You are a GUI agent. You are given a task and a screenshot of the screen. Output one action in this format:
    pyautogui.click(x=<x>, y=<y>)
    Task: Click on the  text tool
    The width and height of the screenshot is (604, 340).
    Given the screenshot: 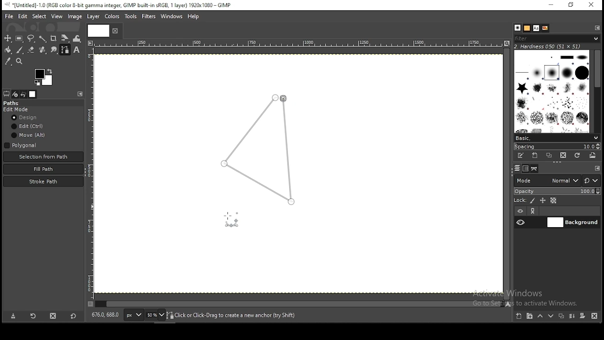 What is the action you would take?
    pyautogui.click(x=78, y=51)
    